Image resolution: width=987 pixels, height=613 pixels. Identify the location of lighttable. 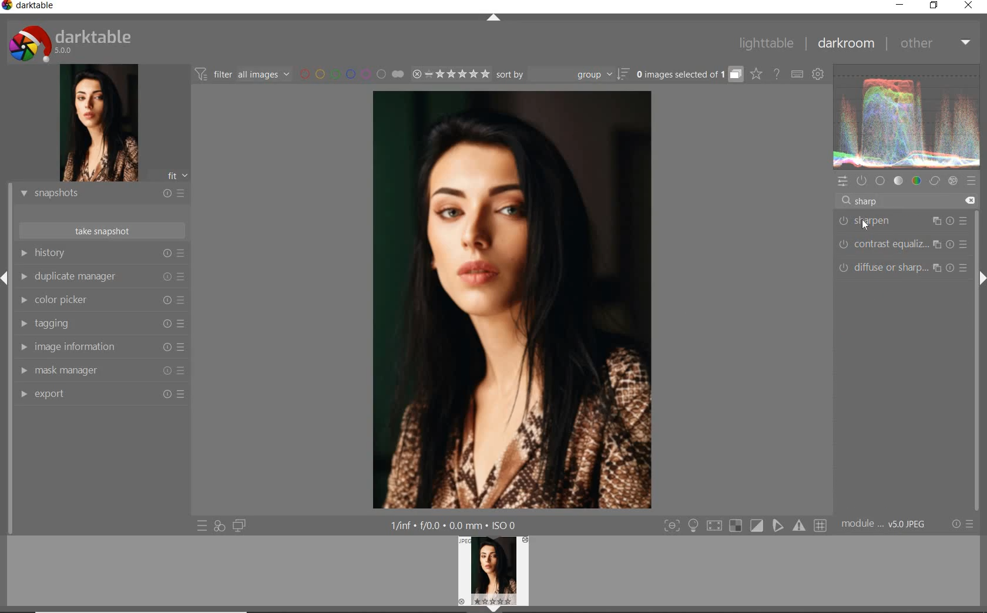
(766, 44).